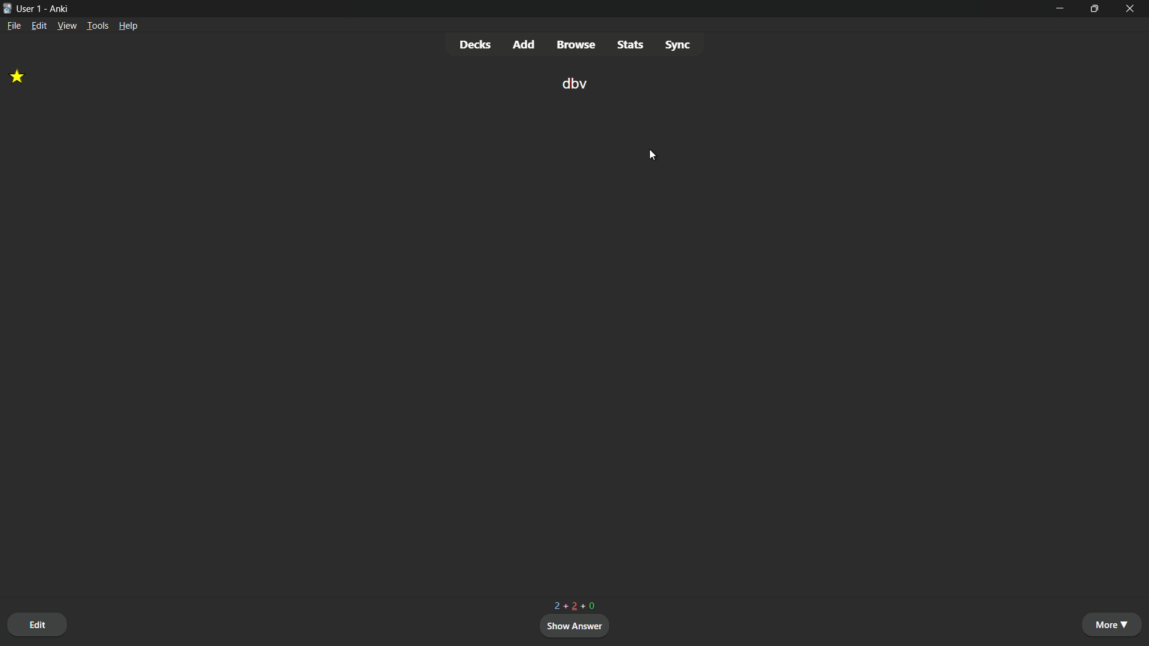  I want to click on sync, so click(678, 44).